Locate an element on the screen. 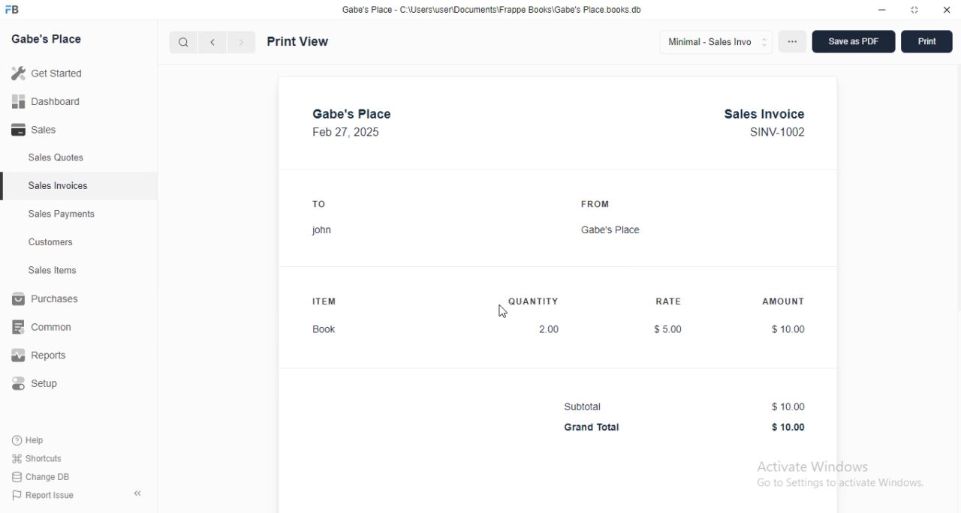 Image resolution: width=961 pixels, height=513 pixels. $10.00 is located at coordinates (789, 406).